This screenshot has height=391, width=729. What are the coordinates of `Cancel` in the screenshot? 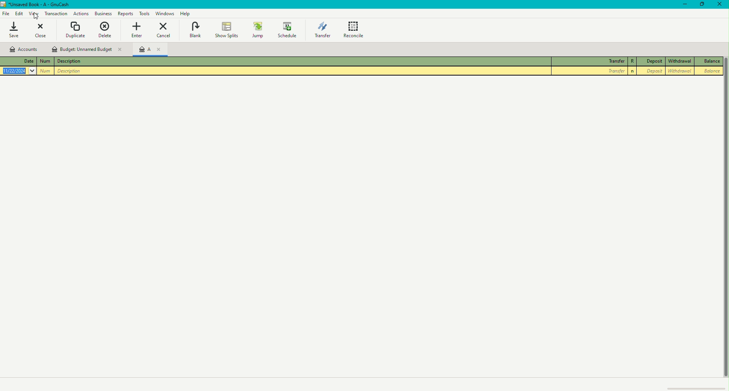 It's located at (164, 31).